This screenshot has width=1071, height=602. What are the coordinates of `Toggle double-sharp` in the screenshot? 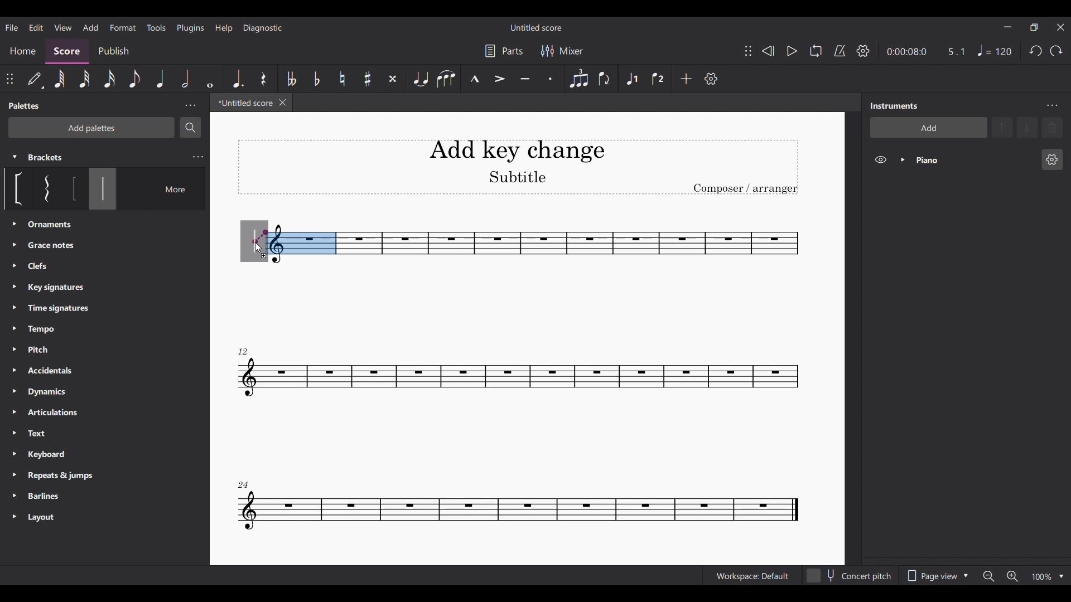 It's located at (393, 79).